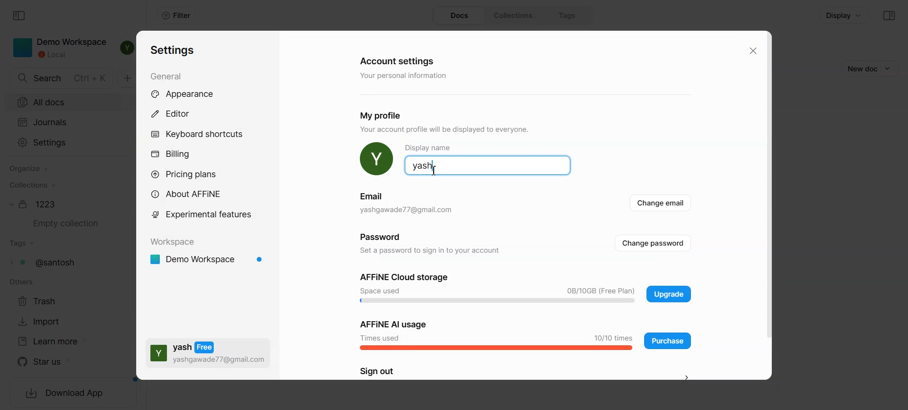  What do you see at coordinates (65, 394) in the screenshot?
I see `Download App` at bounding box center [65, 394].